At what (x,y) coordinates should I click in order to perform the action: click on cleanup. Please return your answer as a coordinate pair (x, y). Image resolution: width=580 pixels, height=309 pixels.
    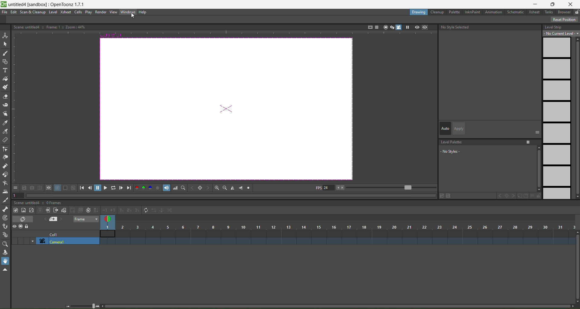
    Looking at the image, I should click on (437, 12).